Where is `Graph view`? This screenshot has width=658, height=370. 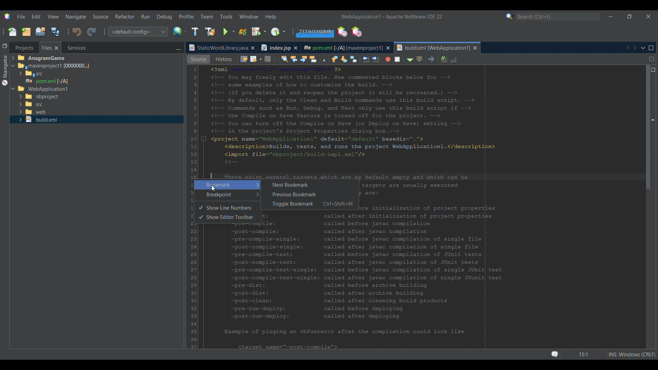
Graph view is located at coordinates (227, 59).